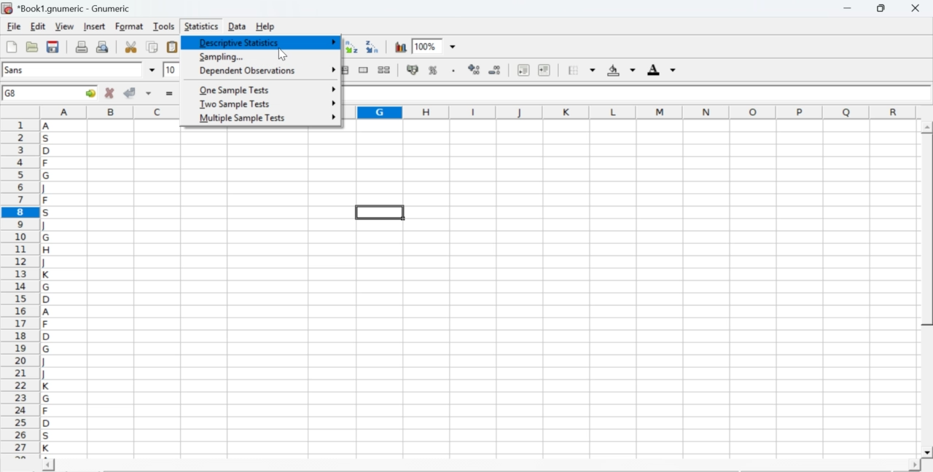  Describe the element at coordinates (914, 8) in the screenshot. I see `close` at that location.